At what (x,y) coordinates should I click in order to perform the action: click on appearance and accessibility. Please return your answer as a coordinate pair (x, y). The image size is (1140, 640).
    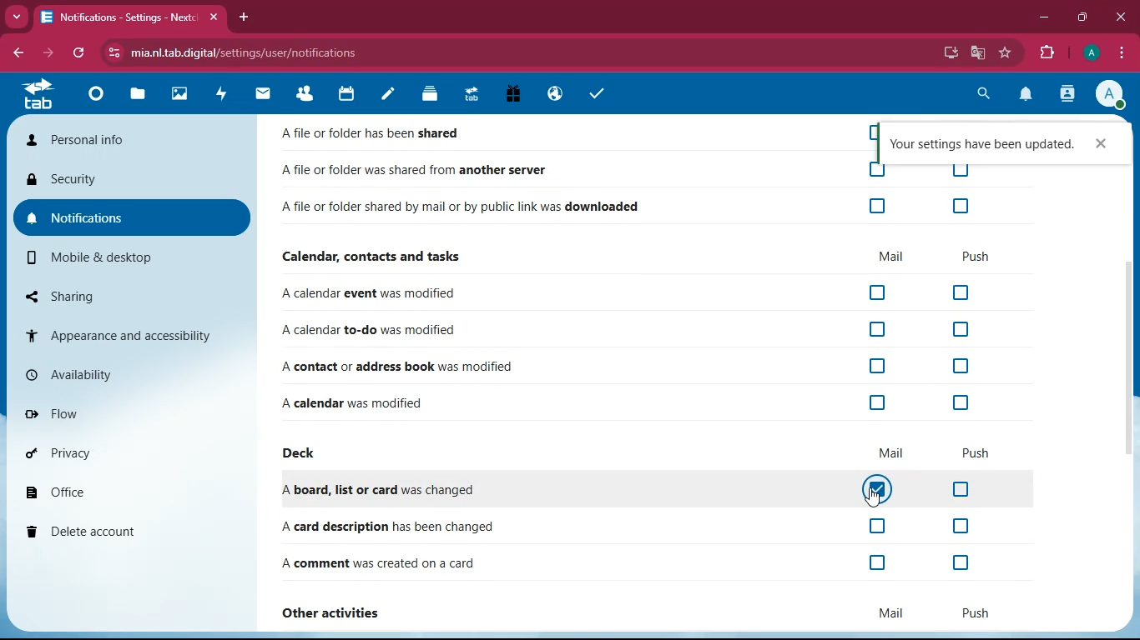
    Looking at the image, I should click on (129, 336).